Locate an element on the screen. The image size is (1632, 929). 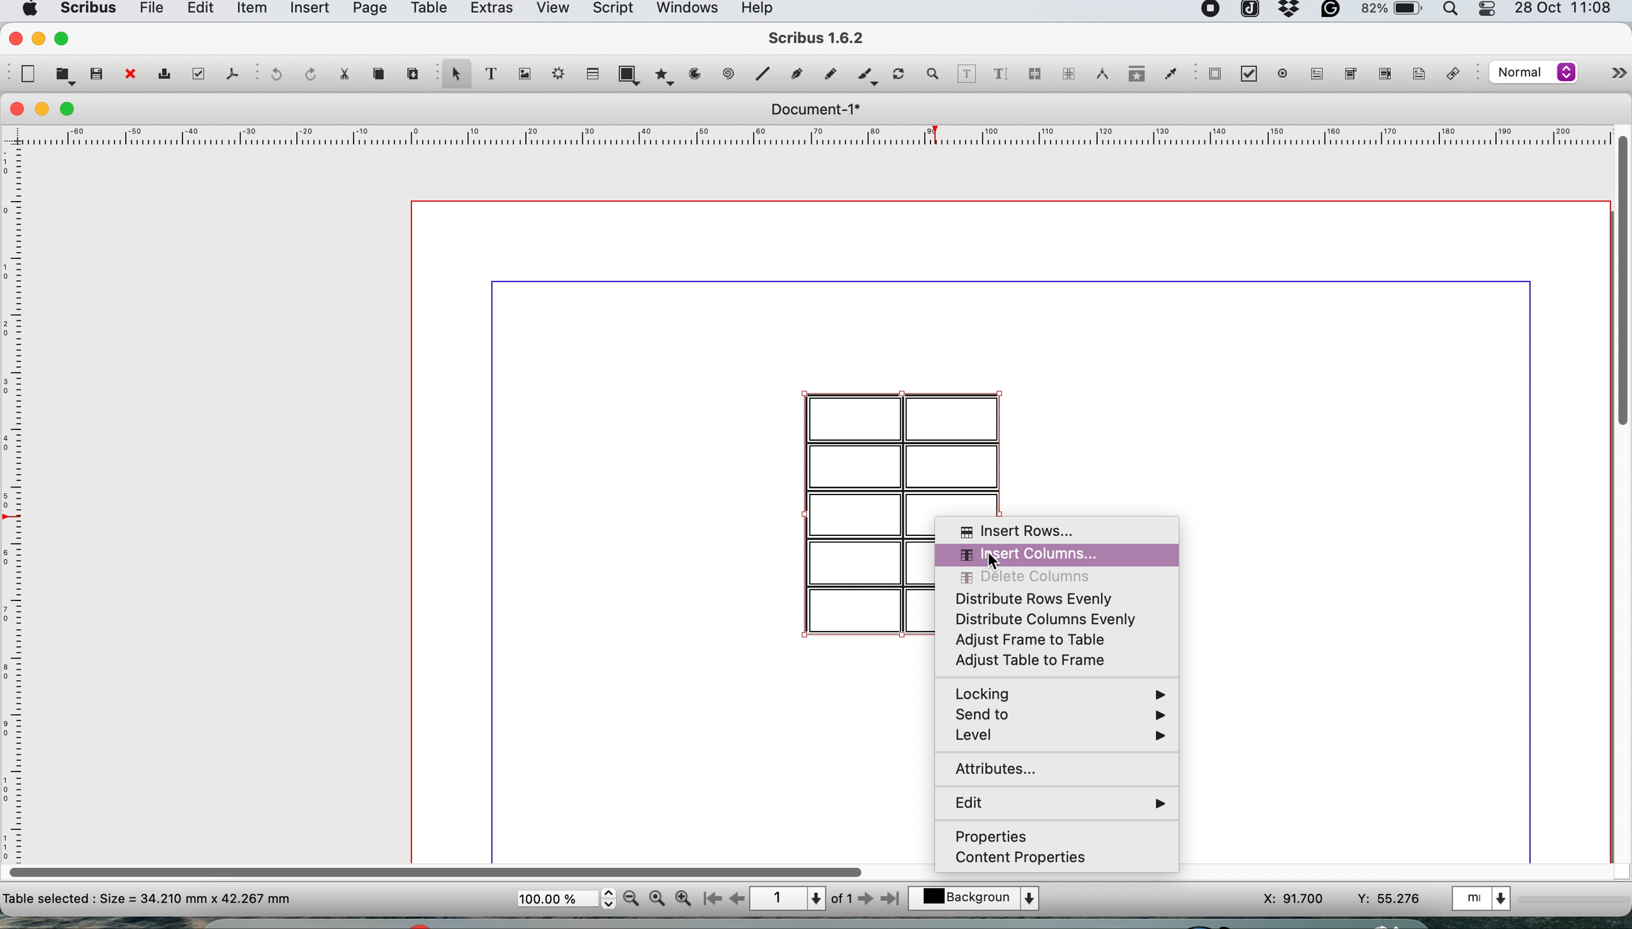
redo is located at coordinates (307, 73).